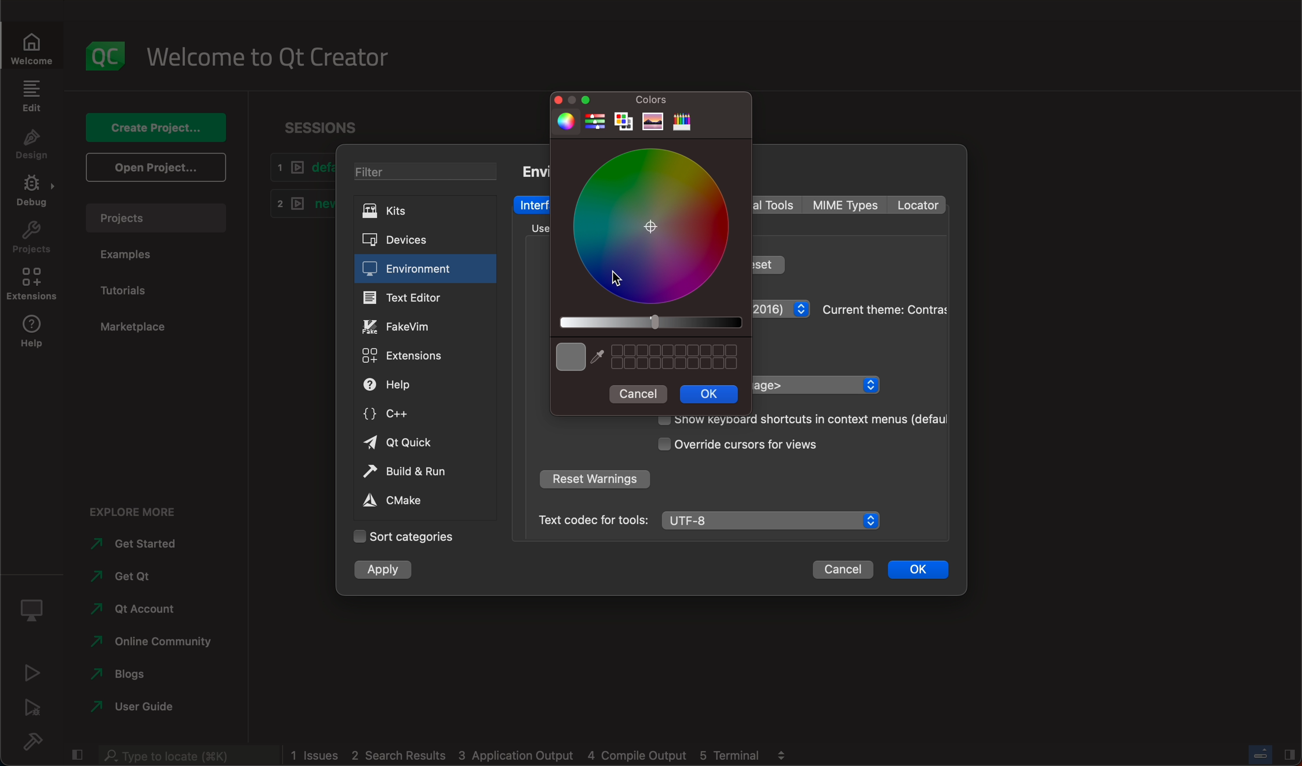 The height and width of the screenshot is (766, 1302). Describe the element at coordinates (534, 171) in the screenshot. I see `environment` at that location.